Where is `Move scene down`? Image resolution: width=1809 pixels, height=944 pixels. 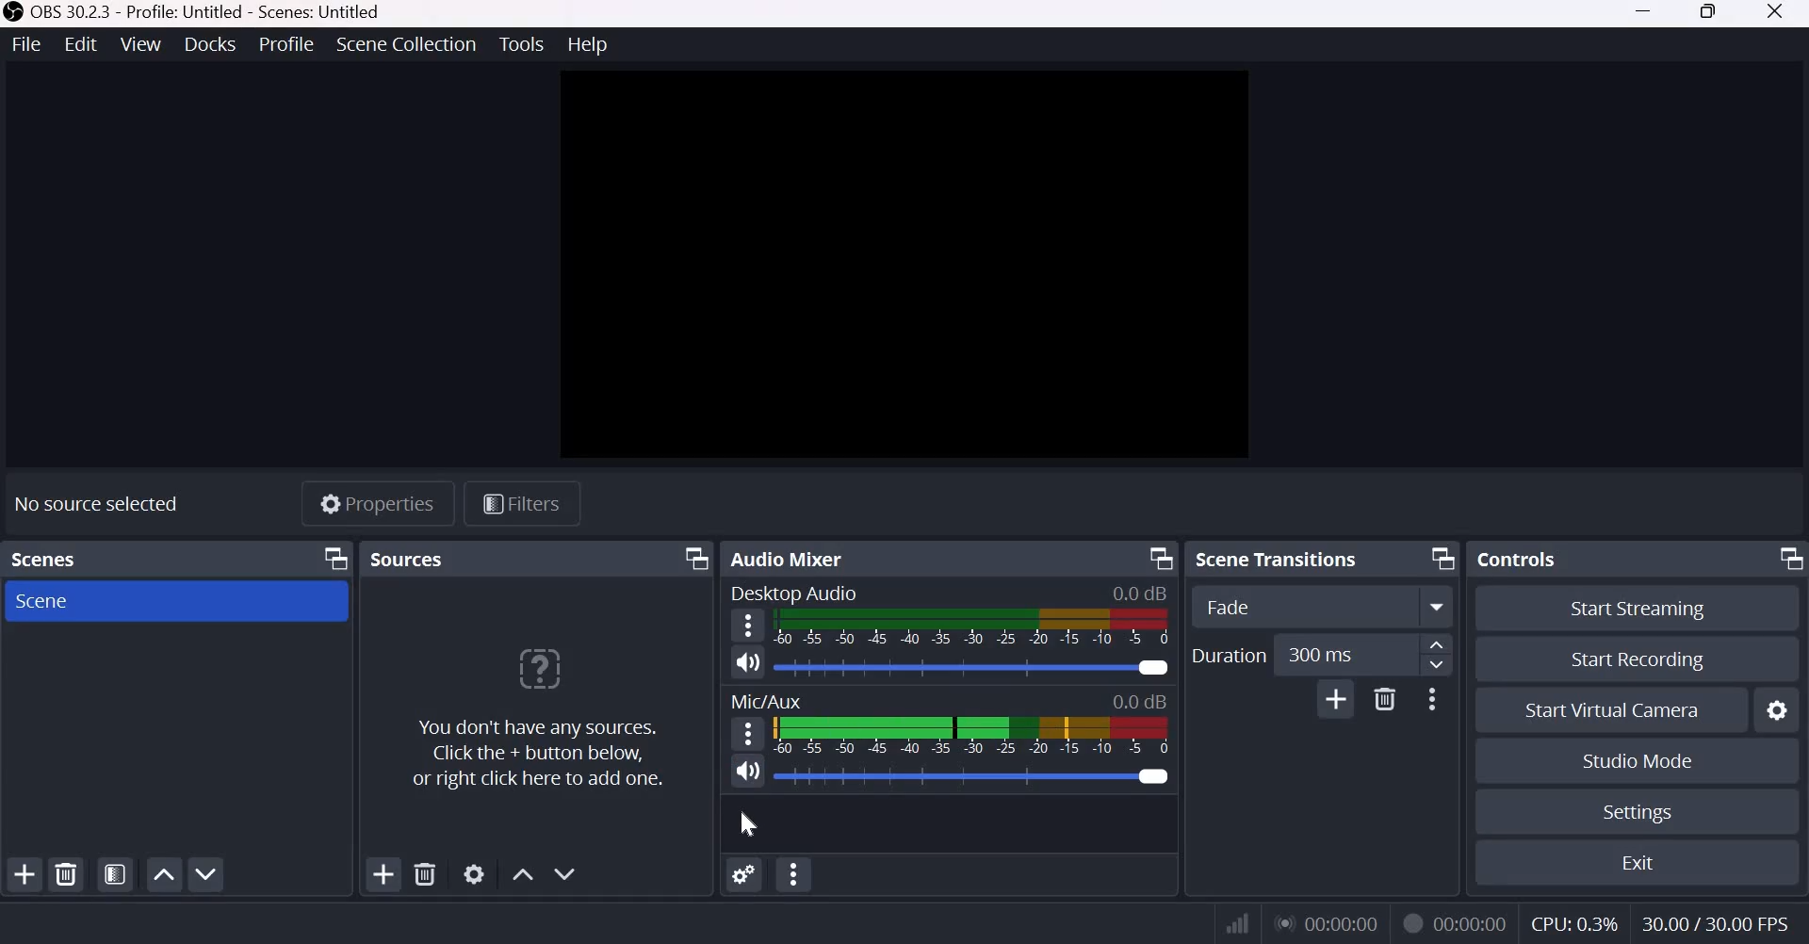 Move scene down is located at coordinates (206, 876).